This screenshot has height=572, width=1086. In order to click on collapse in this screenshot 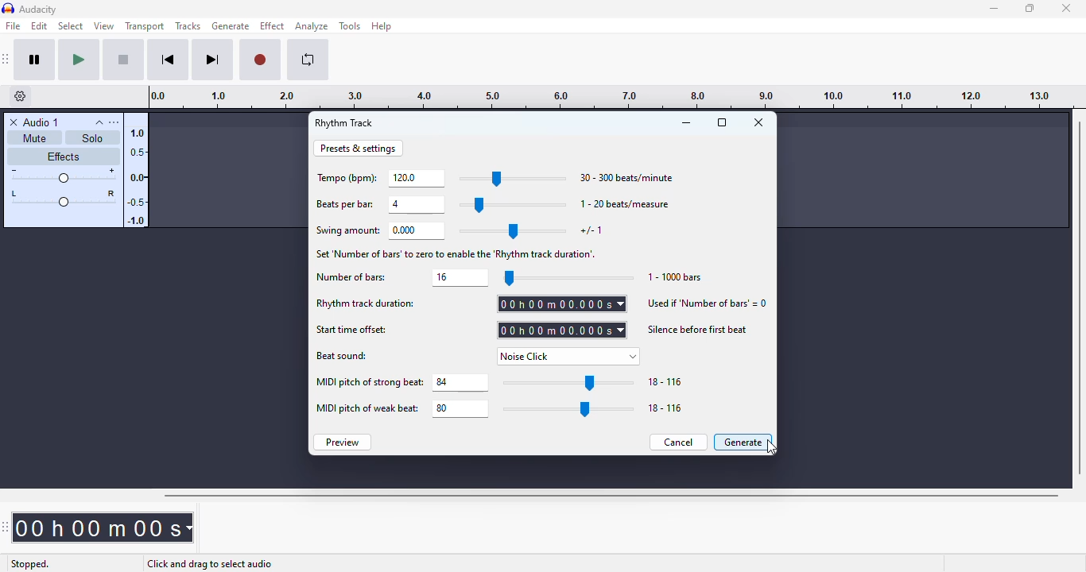, I will do `click(99, 122)`.